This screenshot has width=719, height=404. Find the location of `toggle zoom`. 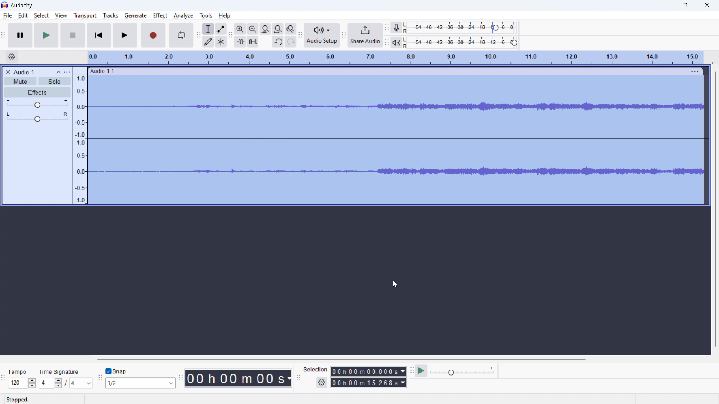

toggle zoom is located at coordinates (291, 29).